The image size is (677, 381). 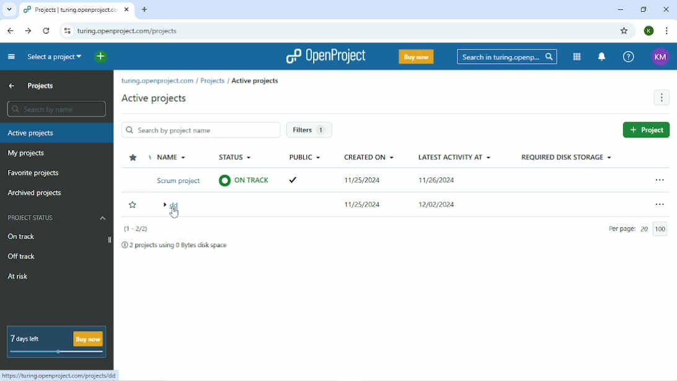 What do you see at coordinates (13, 86) in the screenshot?
I see `Up` at bounding box center [13, 86].